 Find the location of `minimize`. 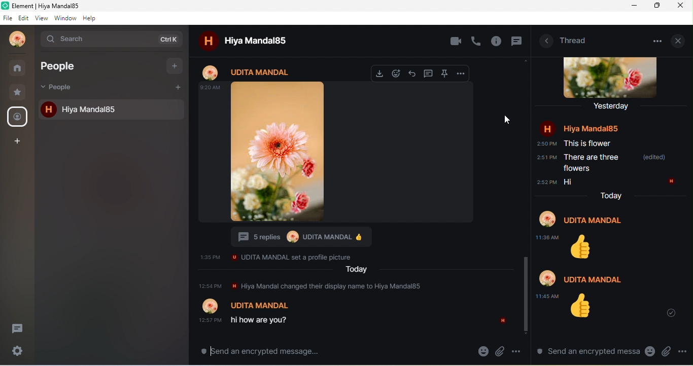

minimize is located at coordinates (632, 7).